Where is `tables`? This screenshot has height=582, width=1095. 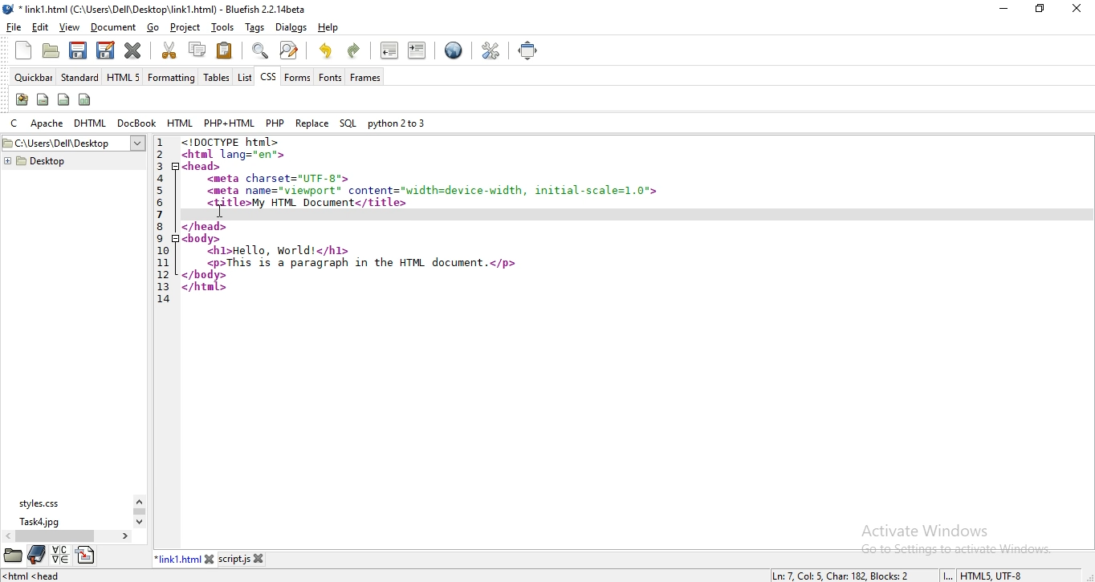
tables is located at coordinates (217, 76).